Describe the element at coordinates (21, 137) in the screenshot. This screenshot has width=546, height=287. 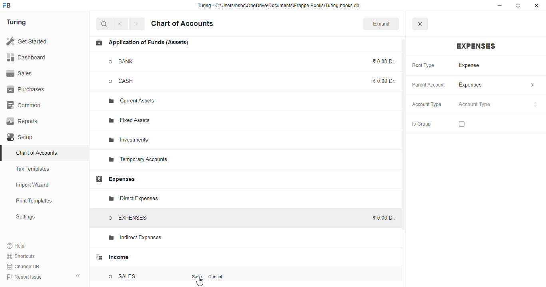
I see `setup` at that location.